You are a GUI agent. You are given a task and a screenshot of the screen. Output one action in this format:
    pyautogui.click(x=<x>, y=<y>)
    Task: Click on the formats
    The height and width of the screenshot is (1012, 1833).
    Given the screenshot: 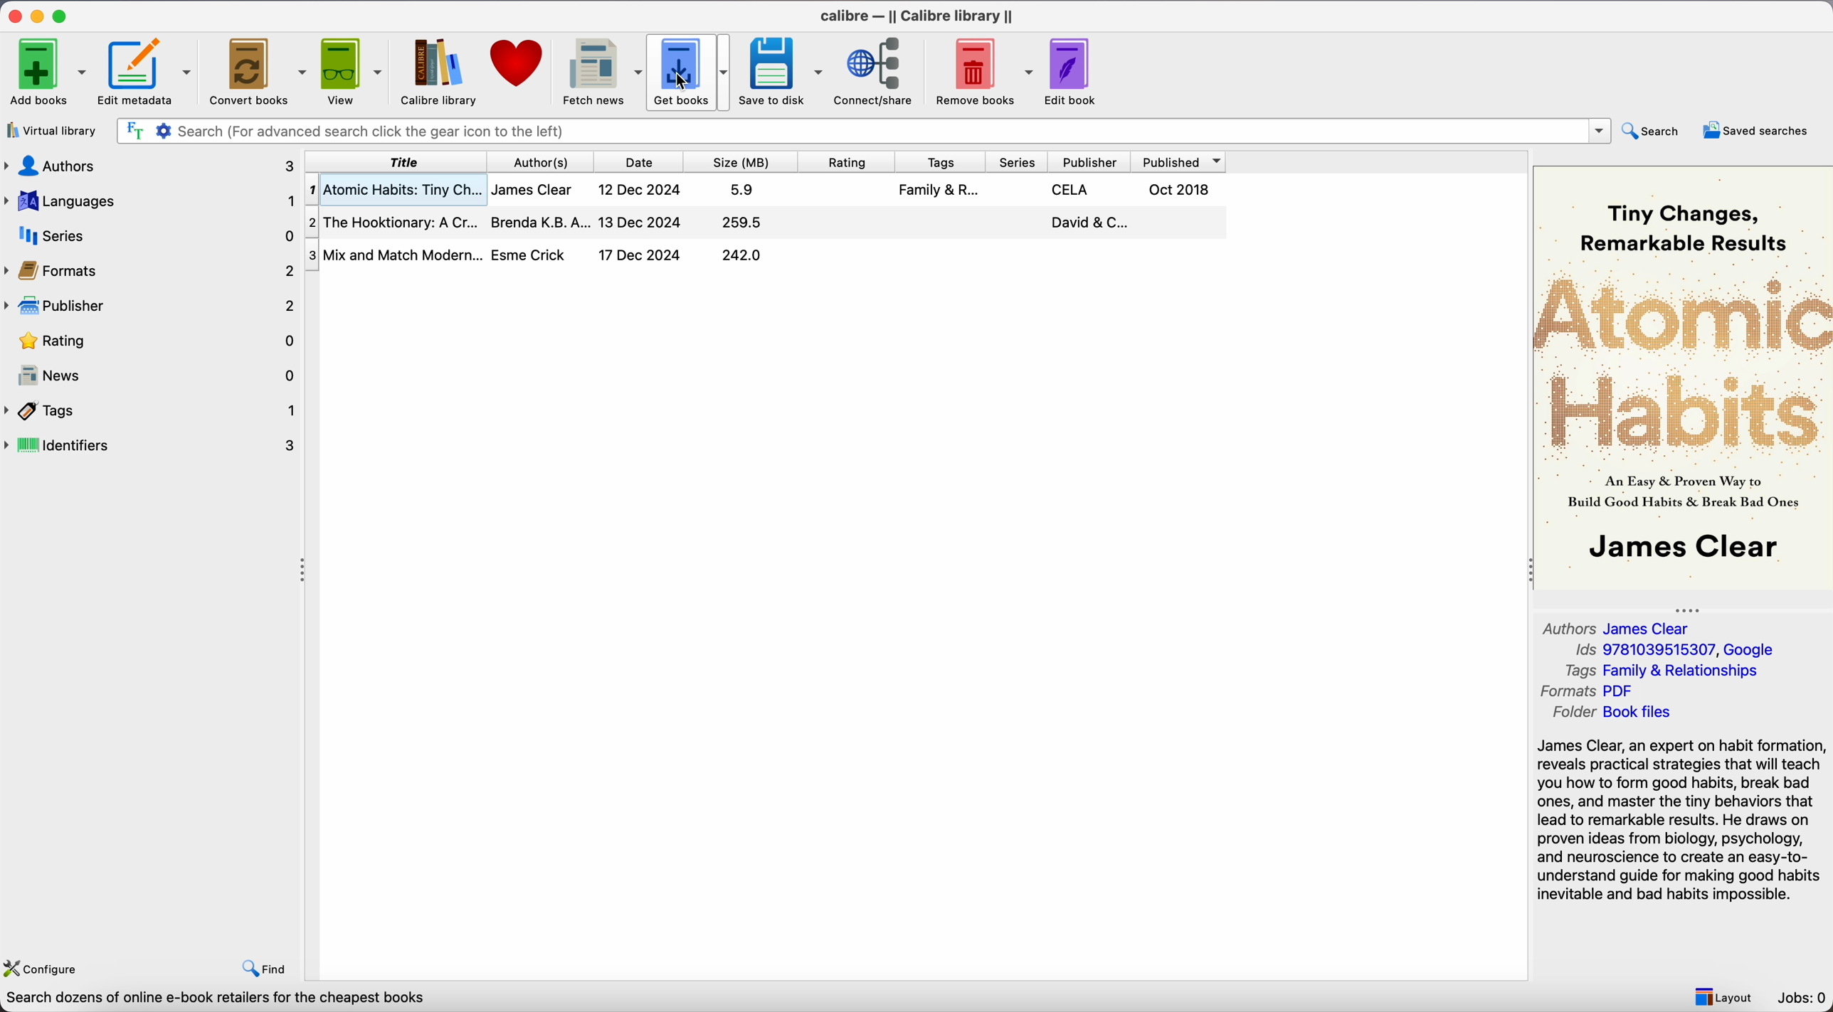 What is the action you would take?
    pyautogui.click(x=154, y=271)
    